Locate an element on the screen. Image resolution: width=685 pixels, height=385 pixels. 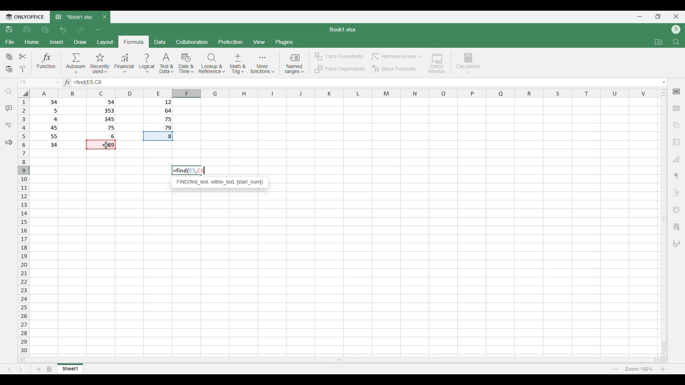
Data menu is located at coordinates (160, 42).